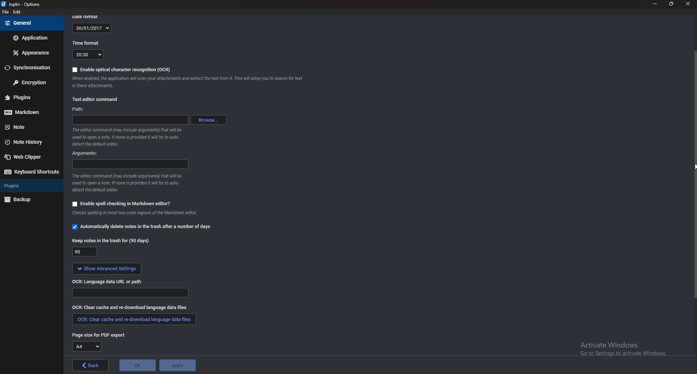 The height and width of the screenshot is (374, 697). I want to click on date format, so click(88, 16).